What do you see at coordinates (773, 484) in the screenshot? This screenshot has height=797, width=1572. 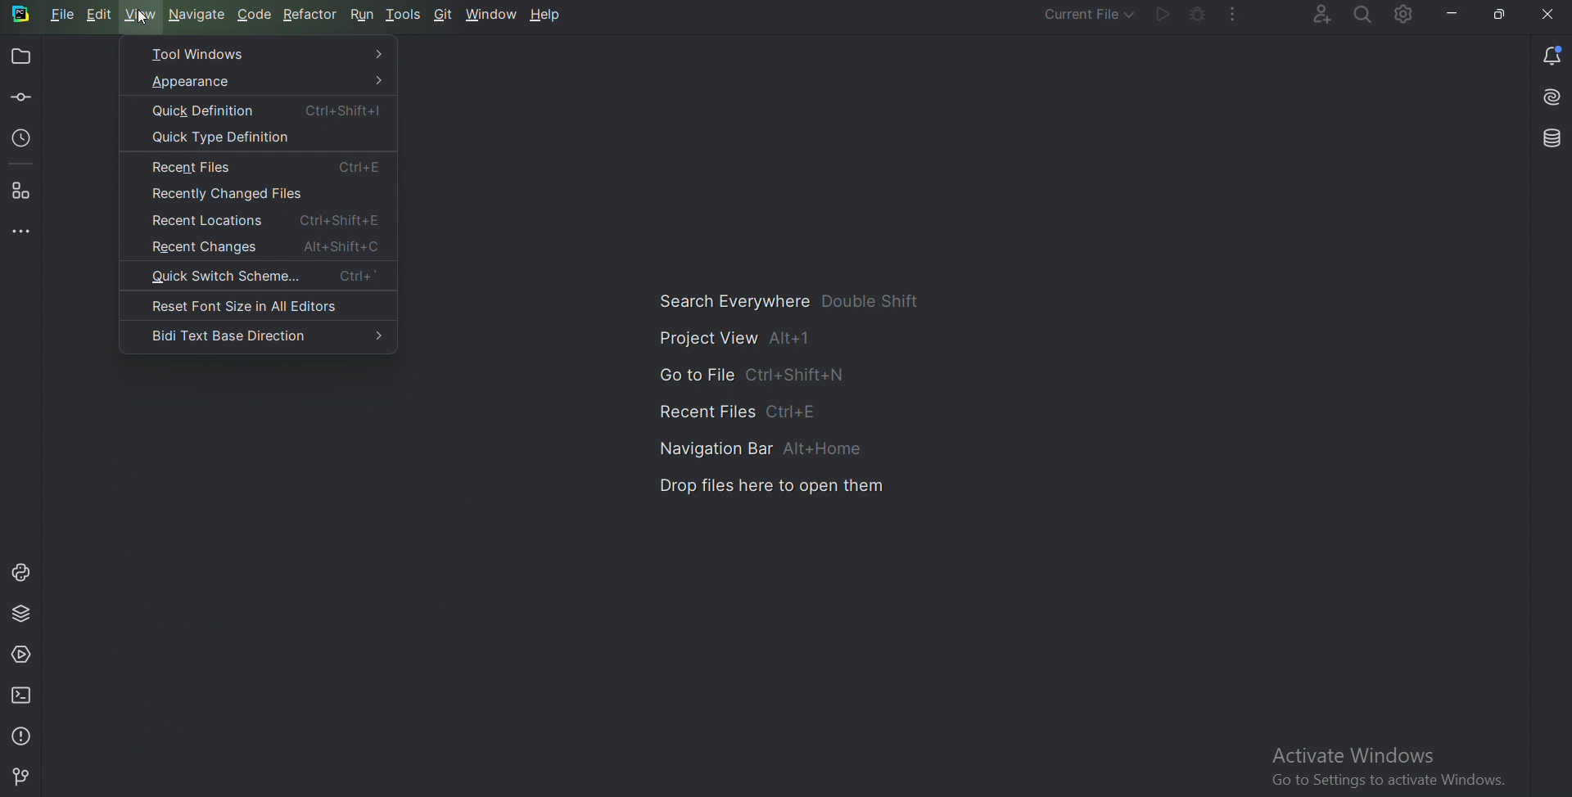 I see `Drop files here to open them` at bounding box center [773, 484].